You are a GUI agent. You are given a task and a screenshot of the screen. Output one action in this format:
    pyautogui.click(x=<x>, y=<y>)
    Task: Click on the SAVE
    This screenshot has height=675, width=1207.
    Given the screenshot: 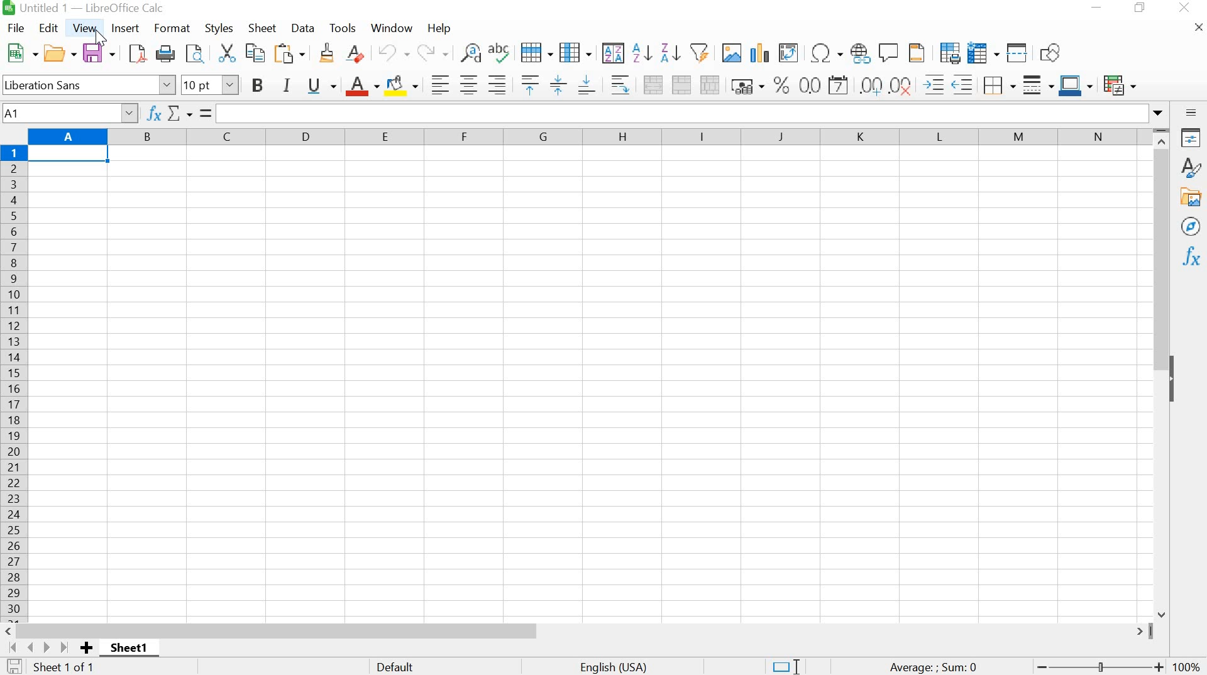 What is the action you would take?
    pyautogui.click(x=99, y=53)
    